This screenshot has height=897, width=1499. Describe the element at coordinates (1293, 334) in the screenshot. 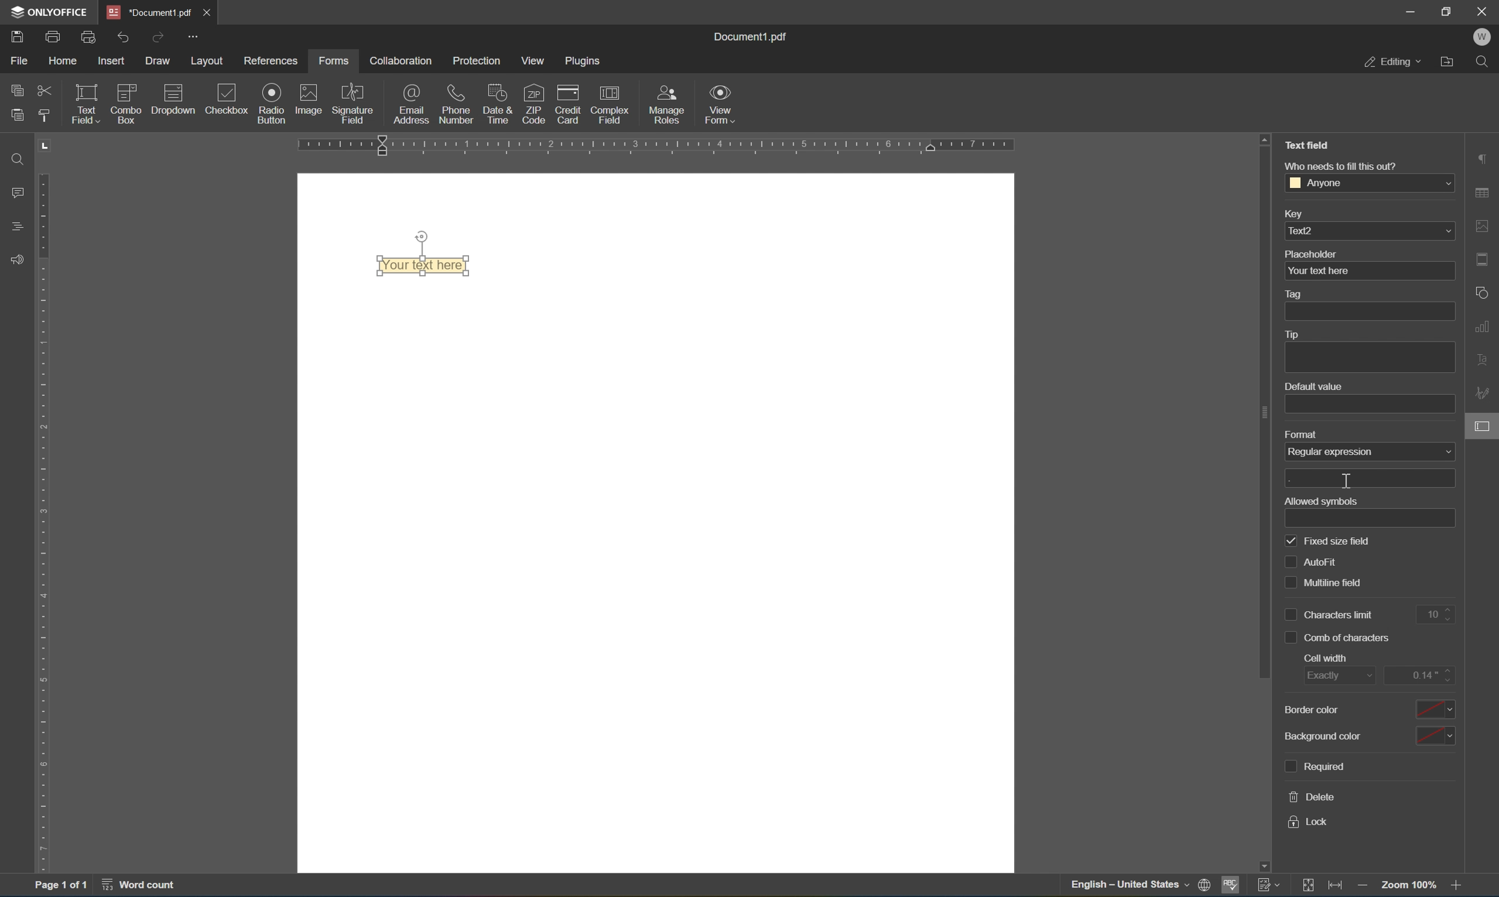

I see `tip` at that location.